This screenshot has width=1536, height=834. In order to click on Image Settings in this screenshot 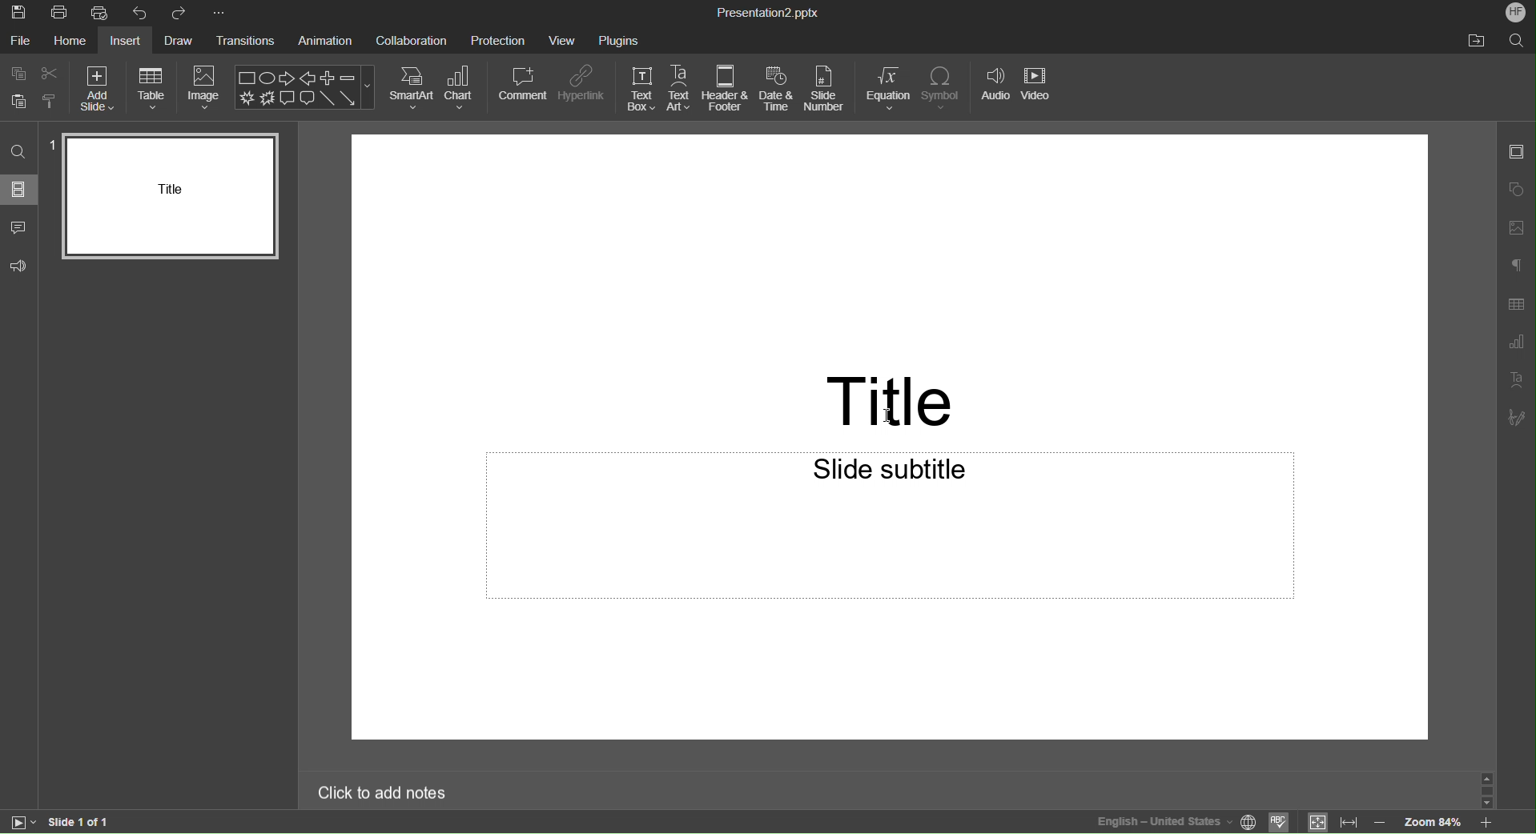, I will do `click(1516, 229)`.